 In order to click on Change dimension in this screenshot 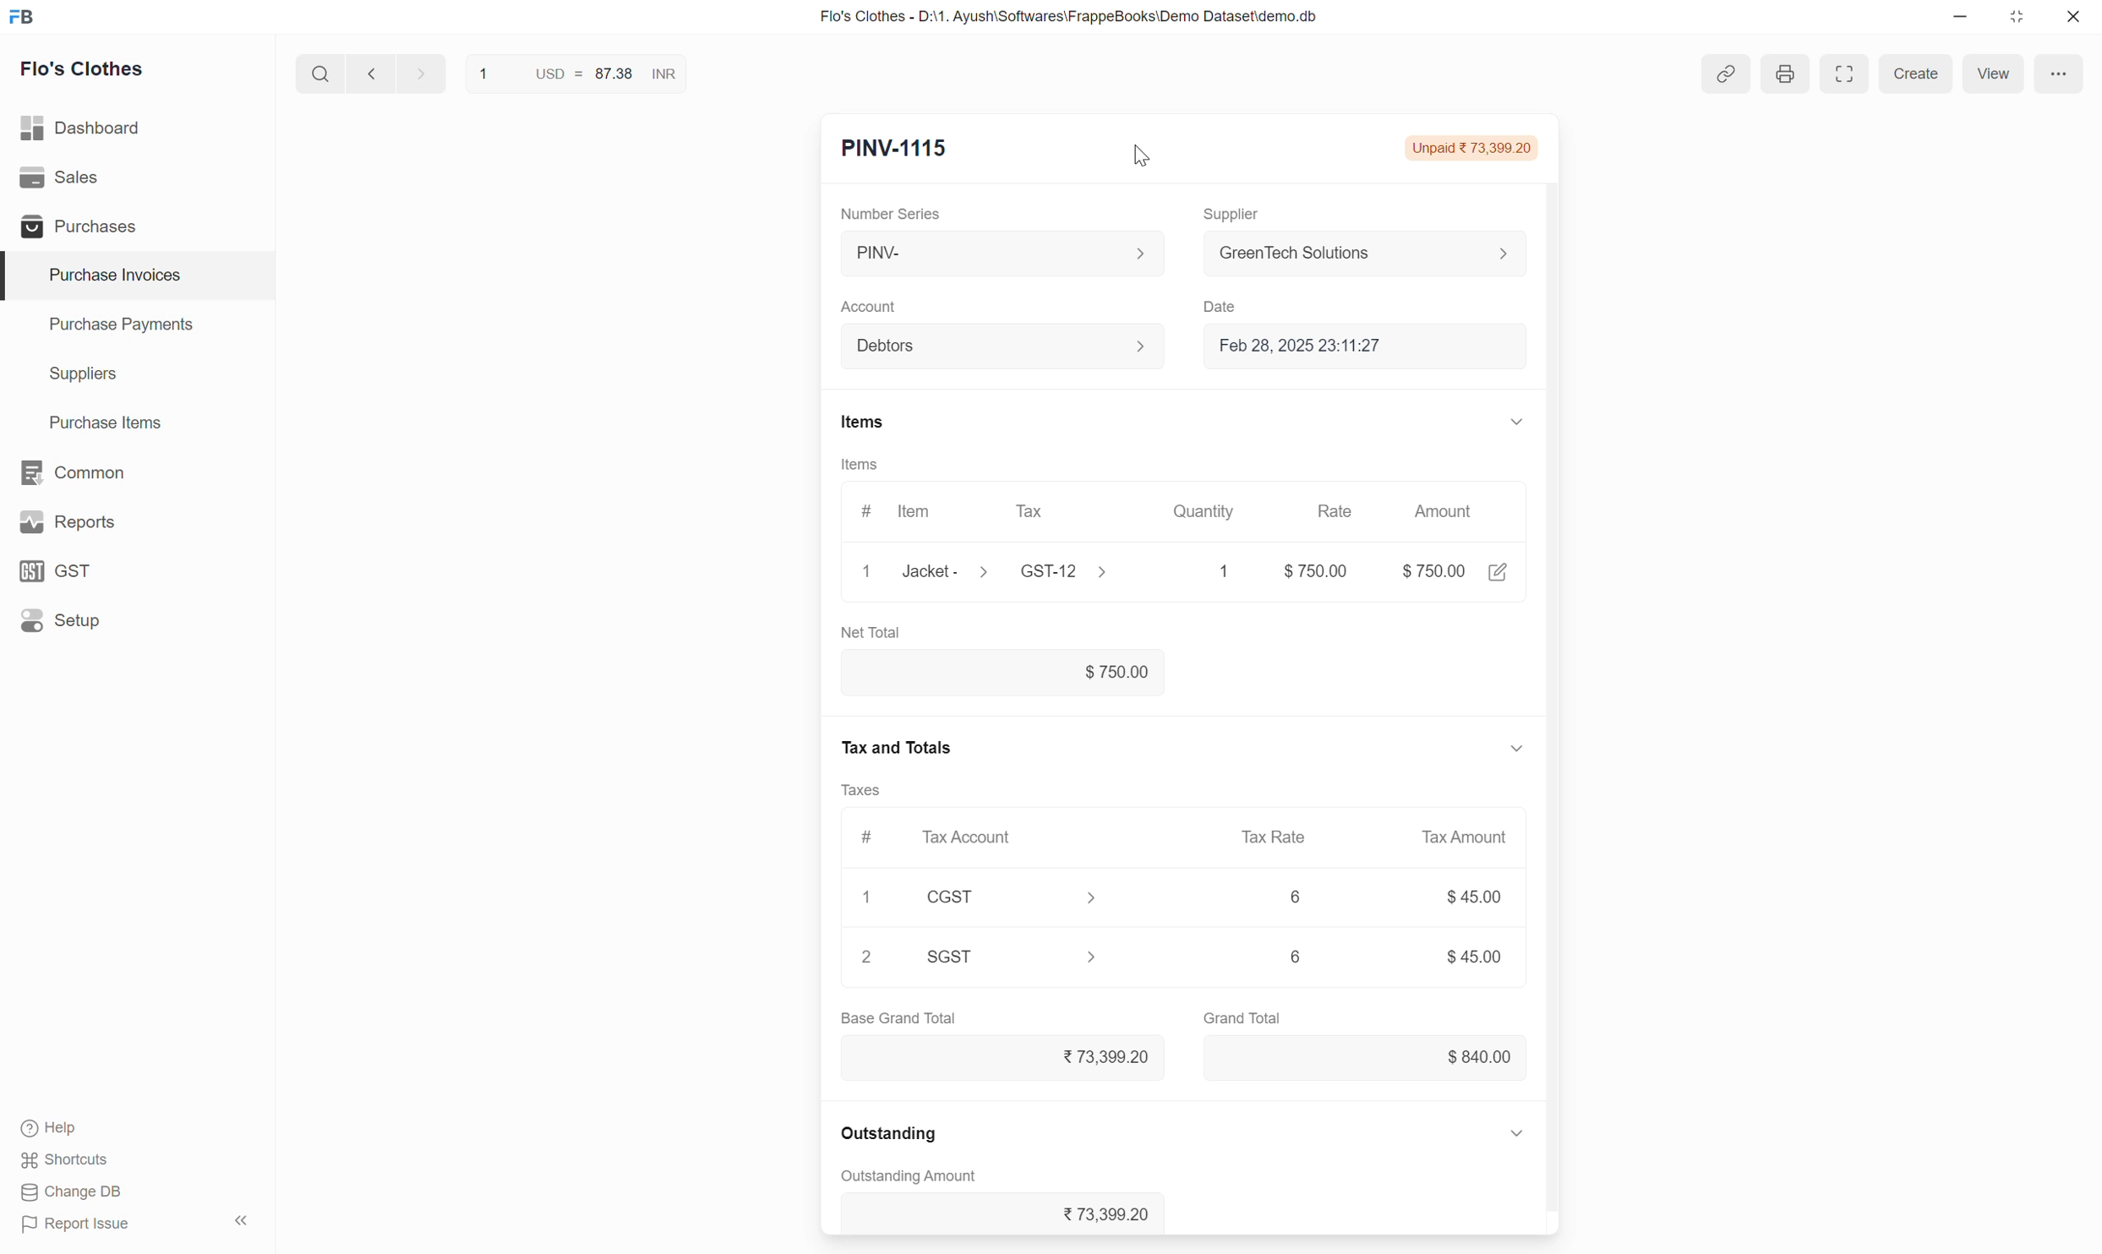, I will do `click(2016, 17)`.